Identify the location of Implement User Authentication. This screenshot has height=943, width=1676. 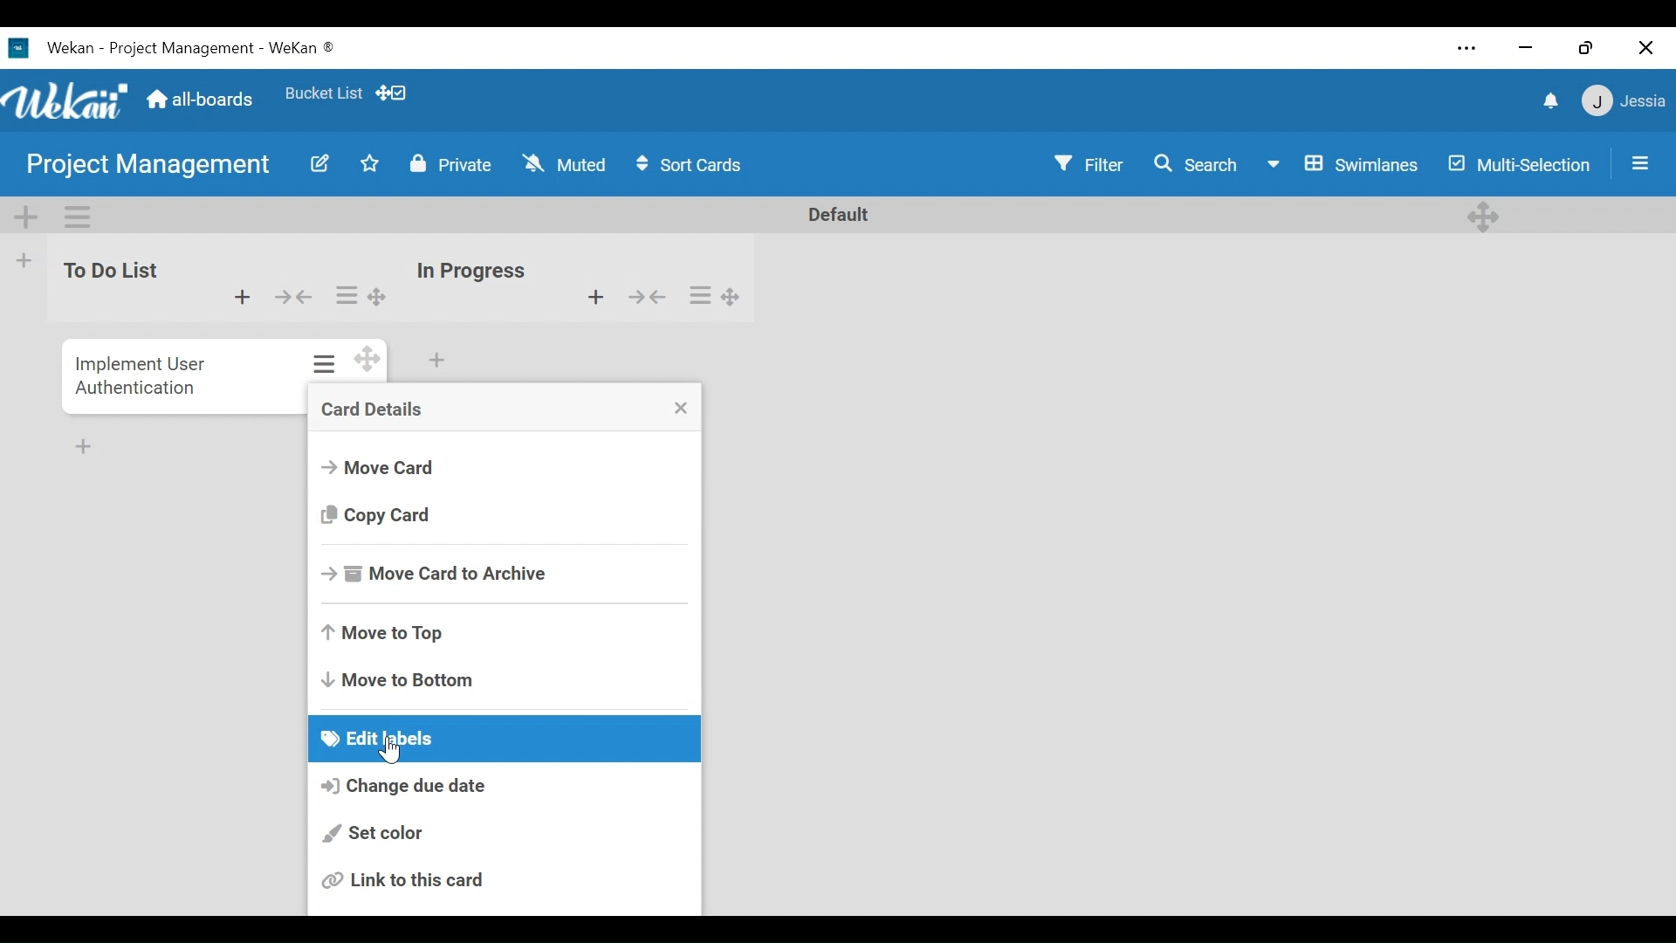
(143, 373).